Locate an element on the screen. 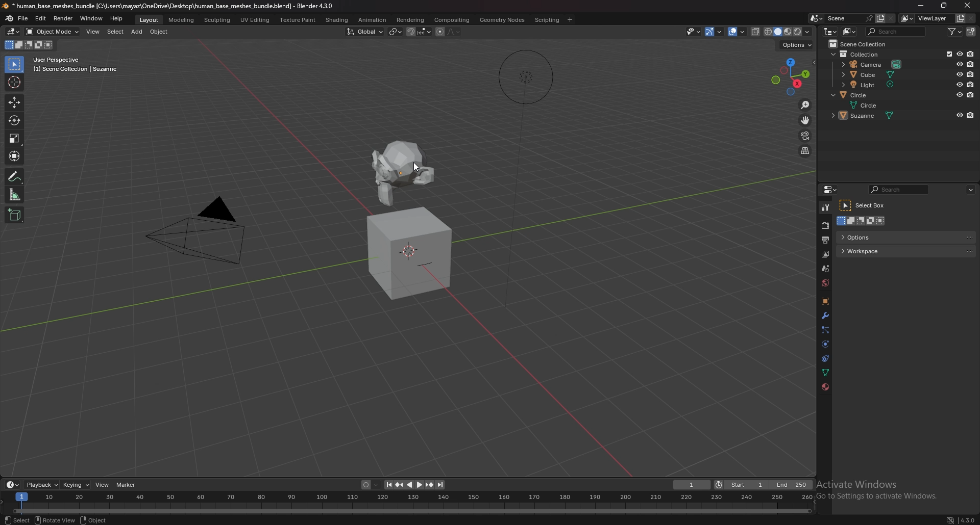  render is located at coordinates (63, 18).